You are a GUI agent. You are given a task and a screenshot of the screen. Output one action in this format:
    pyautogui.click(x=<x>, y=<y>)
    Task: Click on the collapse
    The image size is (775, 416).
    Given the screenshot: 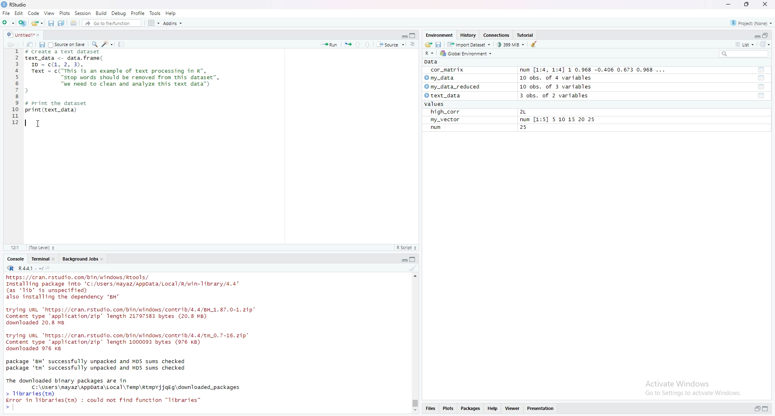 What is the action you would take?
    pyautogui.click(x=414, y=259)
    